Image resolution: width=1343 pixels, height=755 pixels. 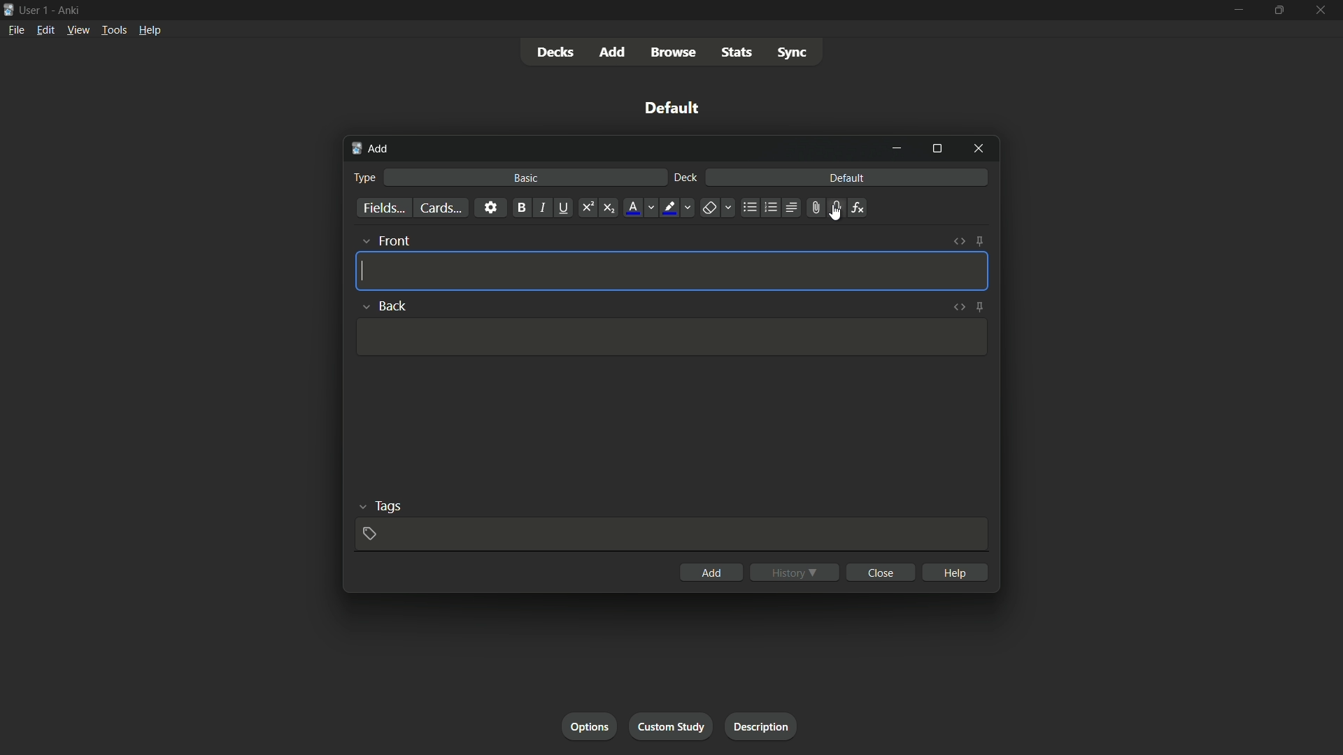 I want to click on view menu, so click(x=78, y=30).